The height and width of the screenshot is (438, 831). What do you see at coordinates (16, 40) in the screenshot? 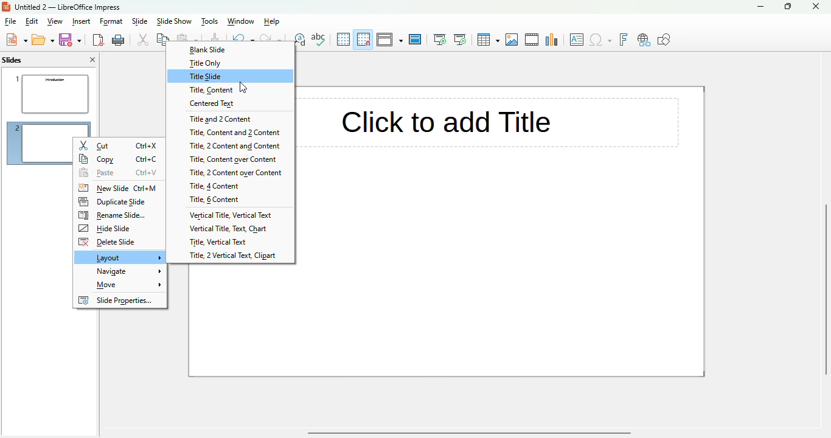
I see `new` at bounding box center [16, 40].